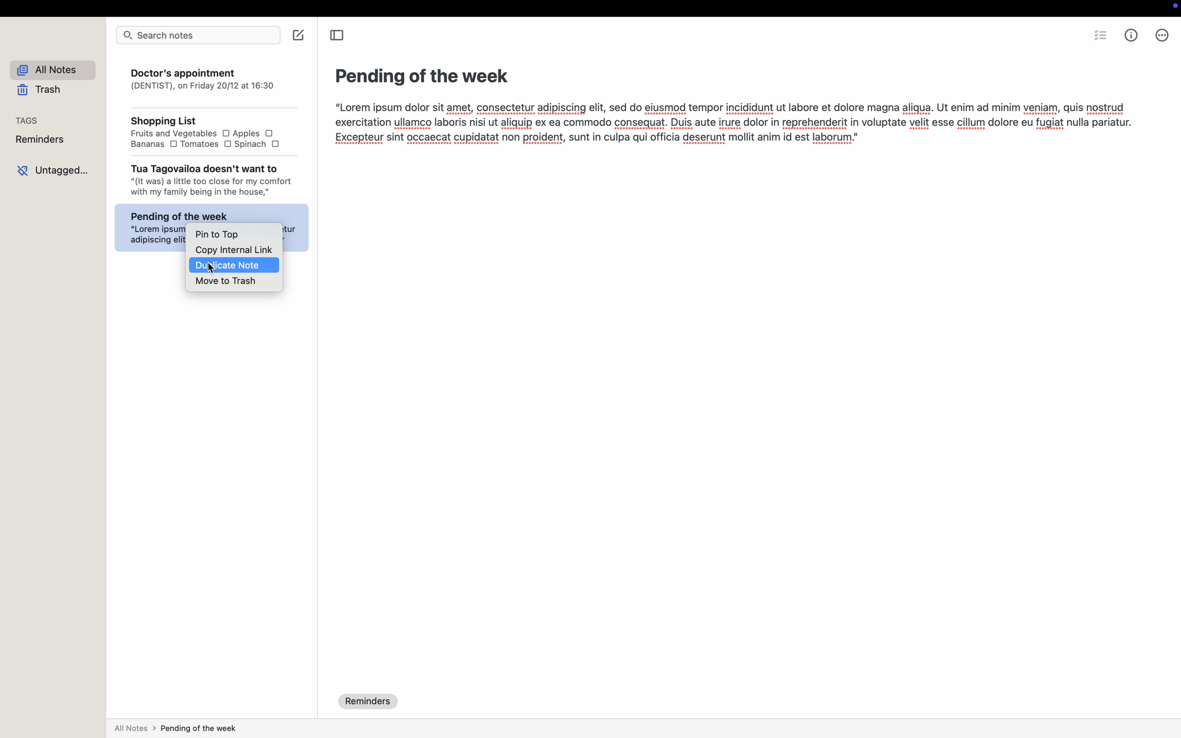 This screenshot has height=738, width=1181. What do you see at coordinates (734, 132) in the screenshot?
I see `Lorem ipsum dolor sit amet, consectetur adipiscing elit, sed do elusmod tempor incididunt ut labore et dolore magna aligua. Ut enim ad minim veniam, quis nostrud
xercitation ullamco laboris nisi ut aliquip ex ea commodo consequat. Duis aute irure dolor in reprehenderit in voluptate velit esse cillum dolore eu fugiat nulla pariatu
-xcepteur sint occaecat cupidatat non proident, sunt in culpa qui officia deserunt moliit anim id est laborum.”` at bounding box center [734, 132].